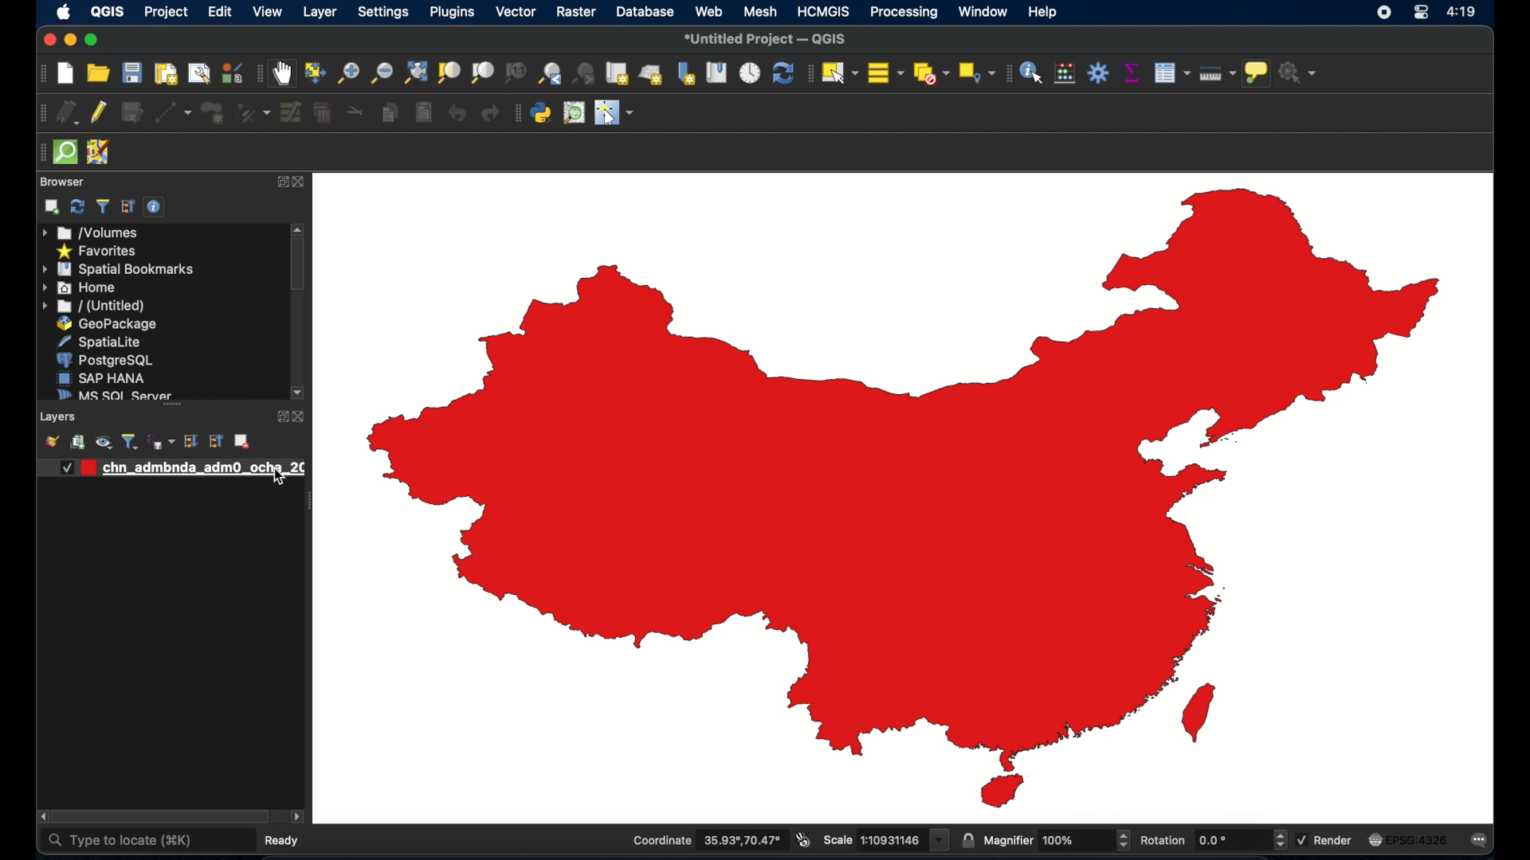 This screenshot has width=1530, height=860. What do you see at coordinates (297, 817) in the screenshot?
I see `scroll left arrow` at bounding box center [297, 817].